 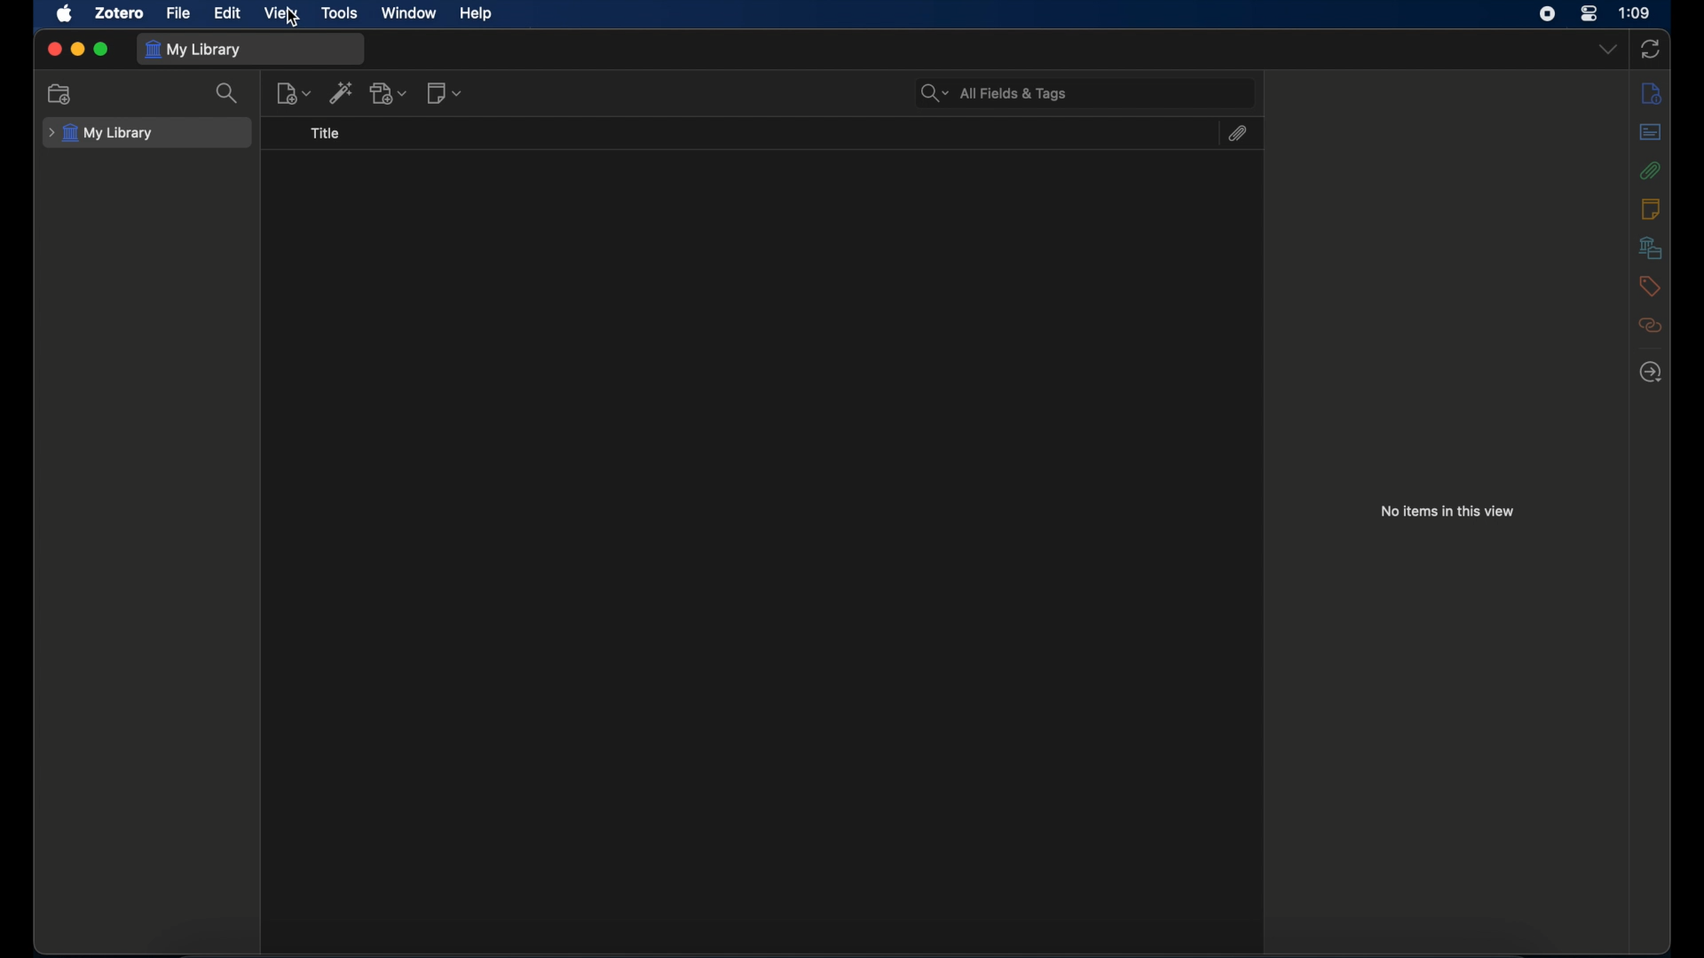 What do you see at coordinates (196, 50) in the screenshot?
I see `my library` at bounding box center [196, 50].